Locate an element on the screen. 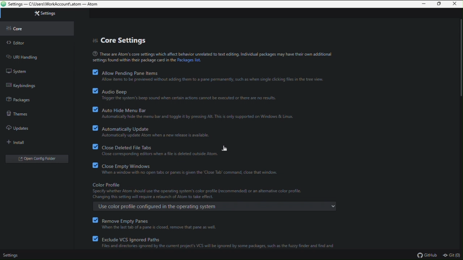  themes is located at coordinates (24, 112).